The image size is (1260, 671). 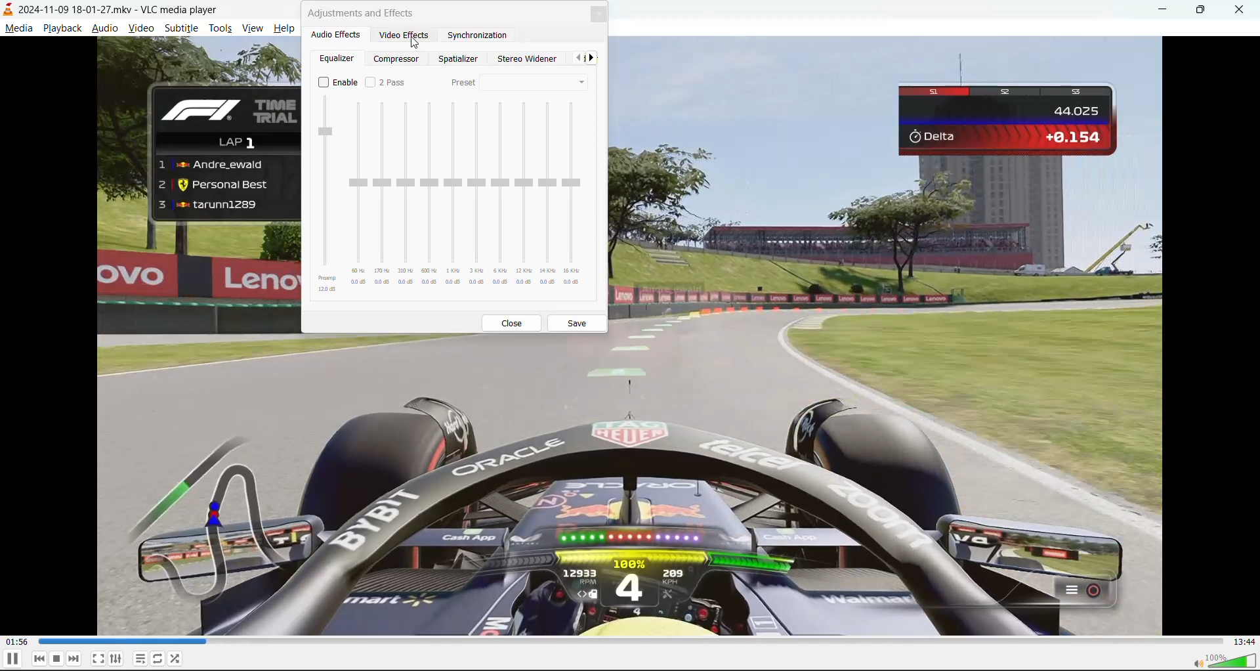 What do you see at coordinates (598, 18) in the screenshot?
I see `close tab` at bounding box center [598, 18].